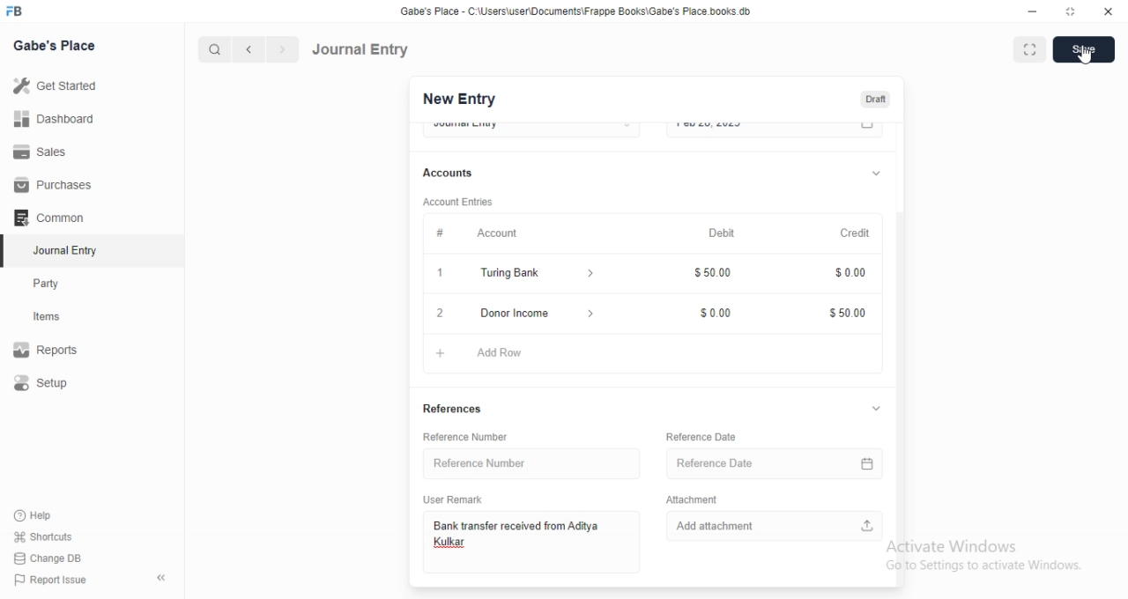 The height and width of the screenshot is (599, 1128). I want to click on close, so click(439, 313).